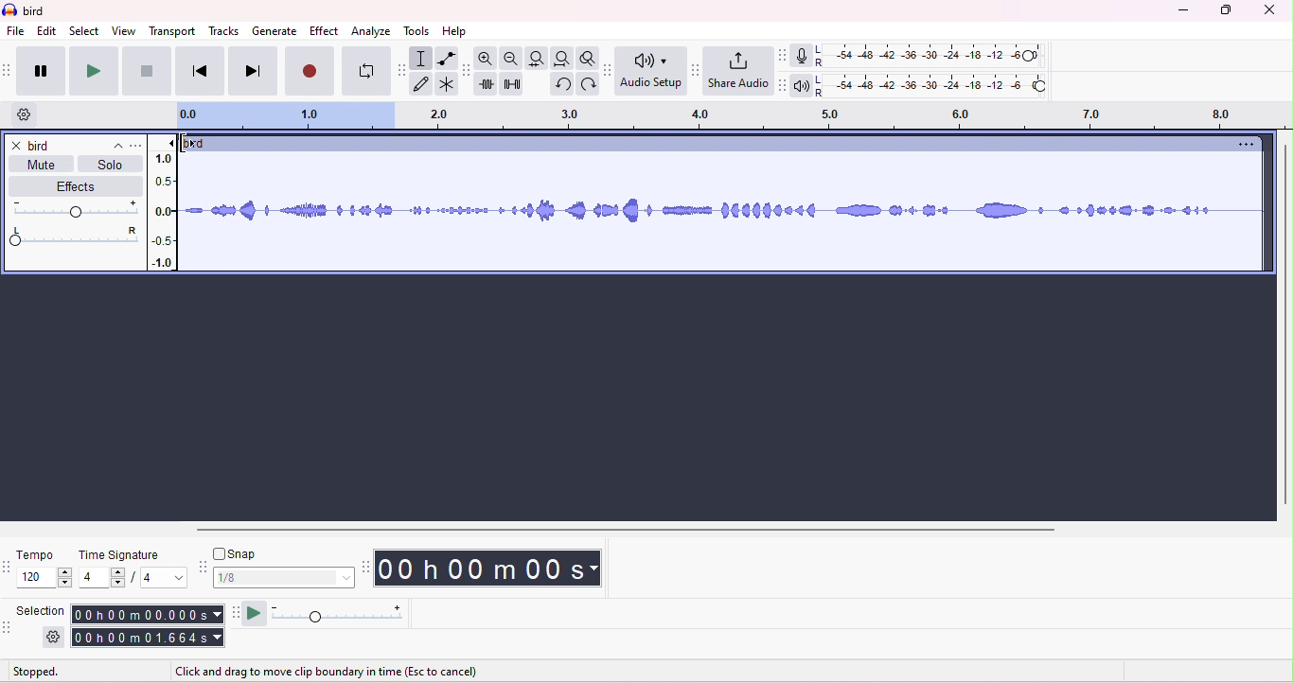 Image resolution: width=1293 pixels, height=683 pixels. Describe the element at coordinates (25, 114) in the screenshot. I see `timeline option` at that location.